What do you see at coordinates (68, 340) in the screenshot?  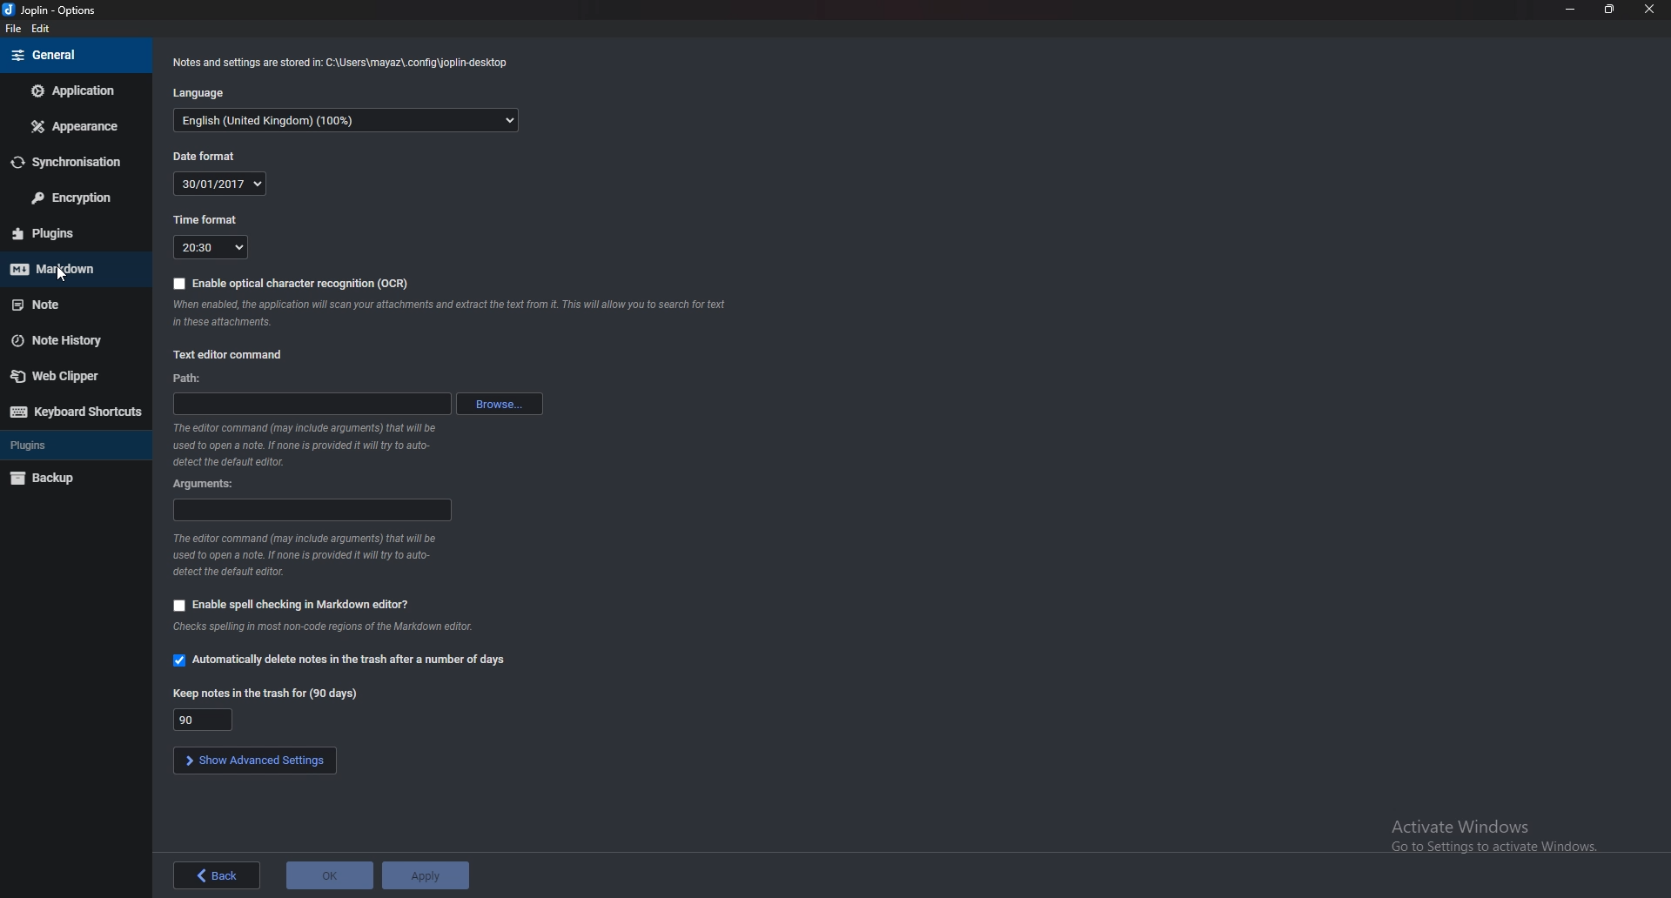 I see `Note history` at bounding box center [68, 340].